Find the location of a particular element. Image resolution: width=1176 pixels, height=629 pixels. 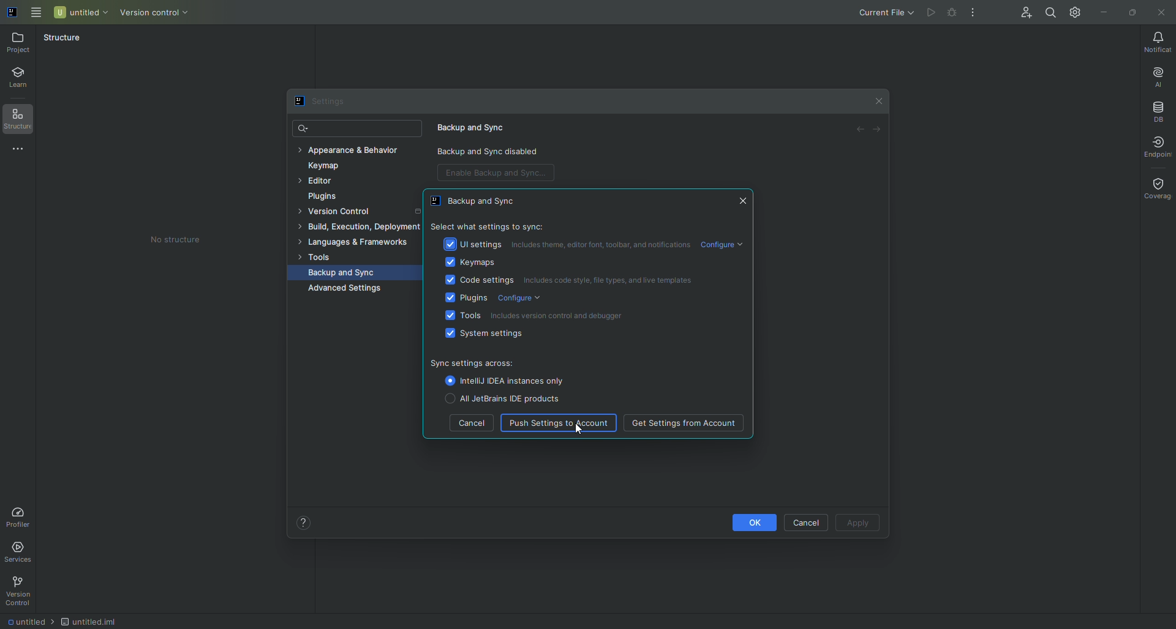

ui settings includes theme, editor font, toolbar, and notifications is located at coordinates (567, 242).